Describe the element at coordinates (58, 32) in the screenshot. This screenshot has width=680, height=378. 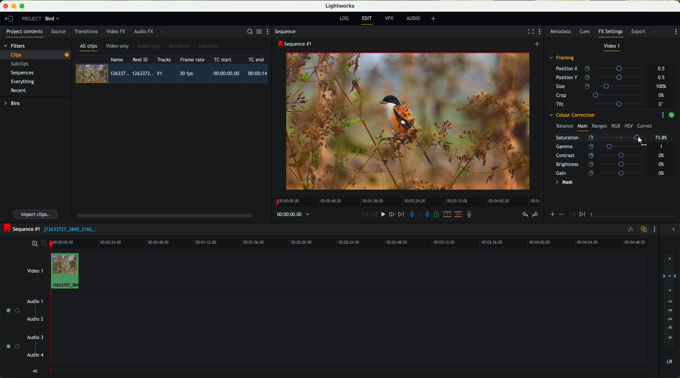
I see `source` at that location.